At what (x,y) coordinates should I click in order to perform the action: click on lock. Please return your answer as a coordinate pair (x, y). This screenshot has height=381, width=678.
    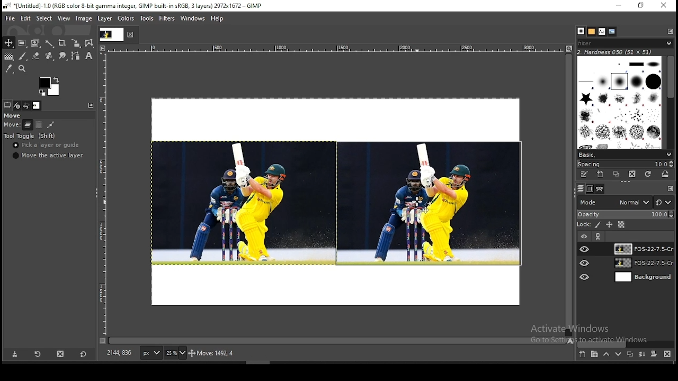
    Looking at the image, I should click on (583, 225).